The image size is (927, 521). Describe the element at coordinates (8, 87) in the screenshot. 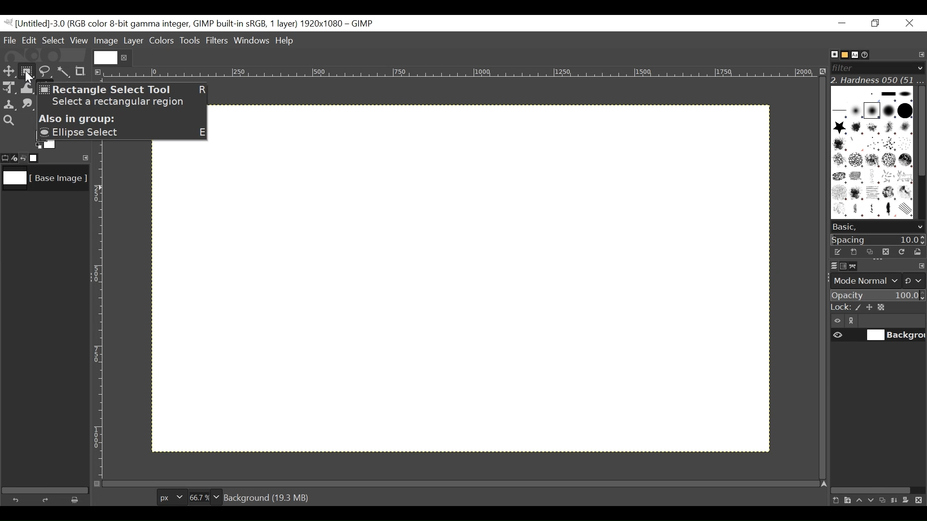

I see `Unified Transform Tool` at that location.